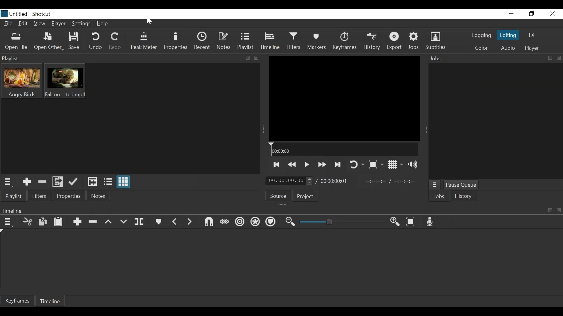  Describe the element at coordinates (40, 24) in the screenshot. I see `View` at that location.